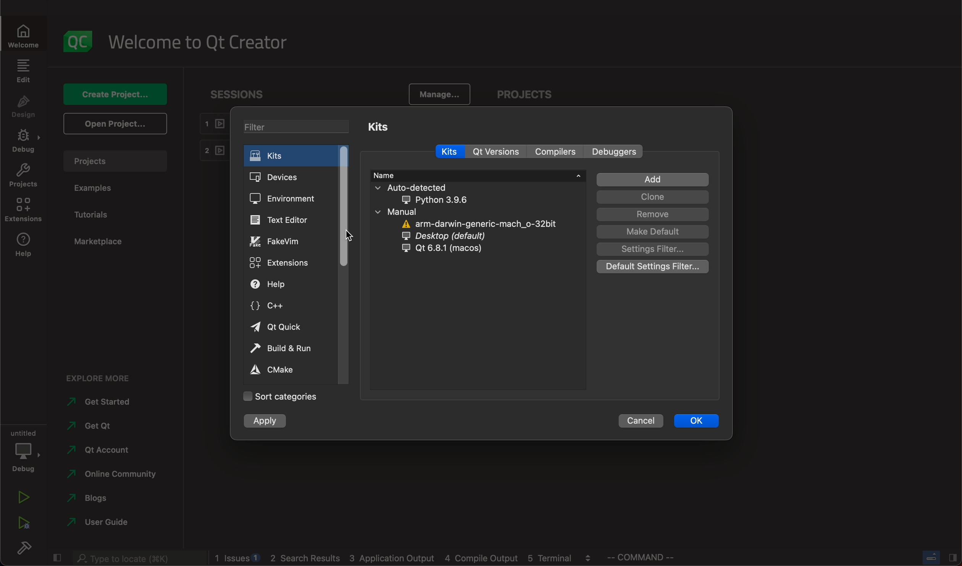 The image size is (962, 566). What do you see at coordinates (652, 197) in the screenshot?
I see `clone` at bounding box center [652, 197].